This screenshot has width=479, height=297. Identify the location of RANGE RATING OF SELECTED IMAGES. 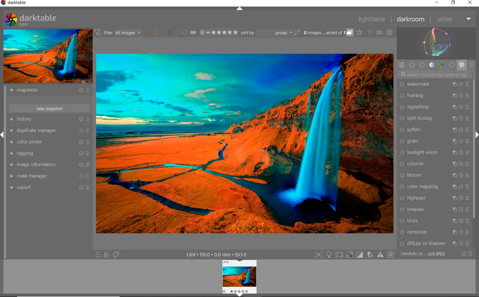
(219, 32).